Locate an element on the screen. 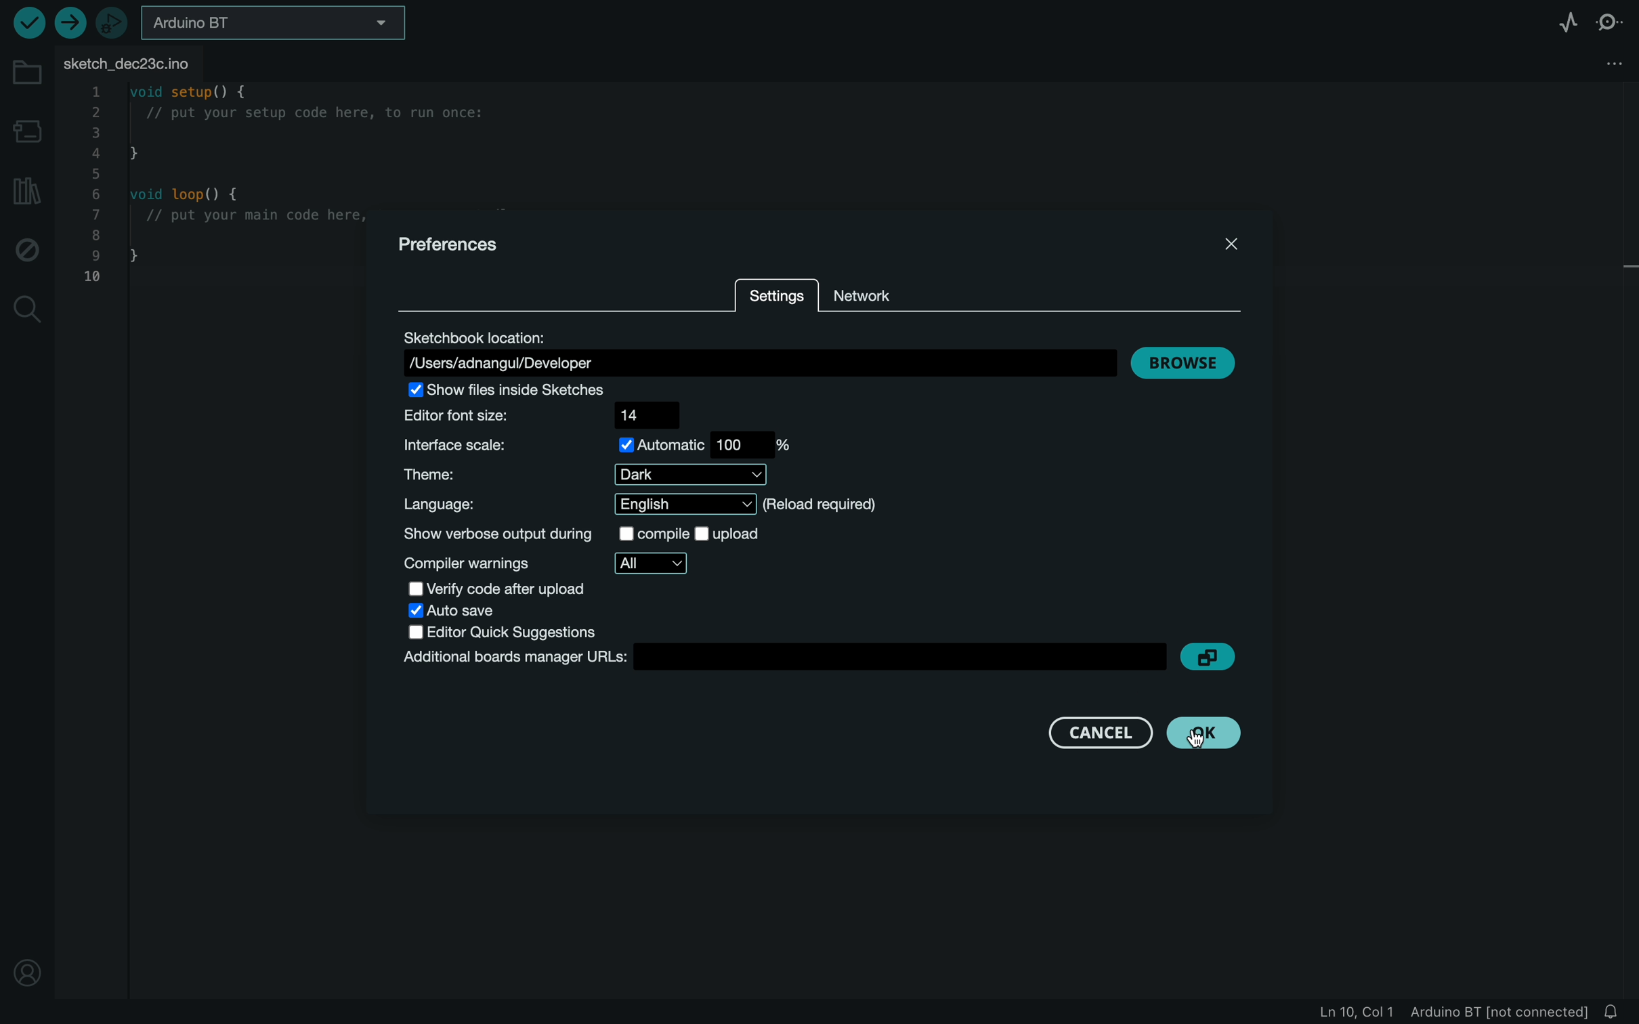  auto save is located at coordinates (479, 612).